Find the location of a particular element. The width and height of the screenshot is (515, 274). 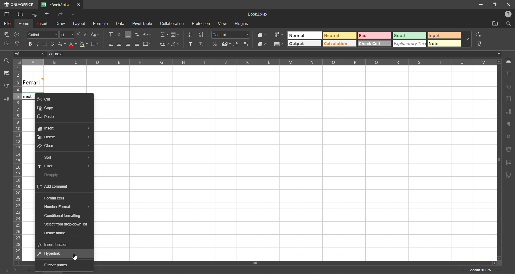

merge and center is located at coordinates (147, 44).